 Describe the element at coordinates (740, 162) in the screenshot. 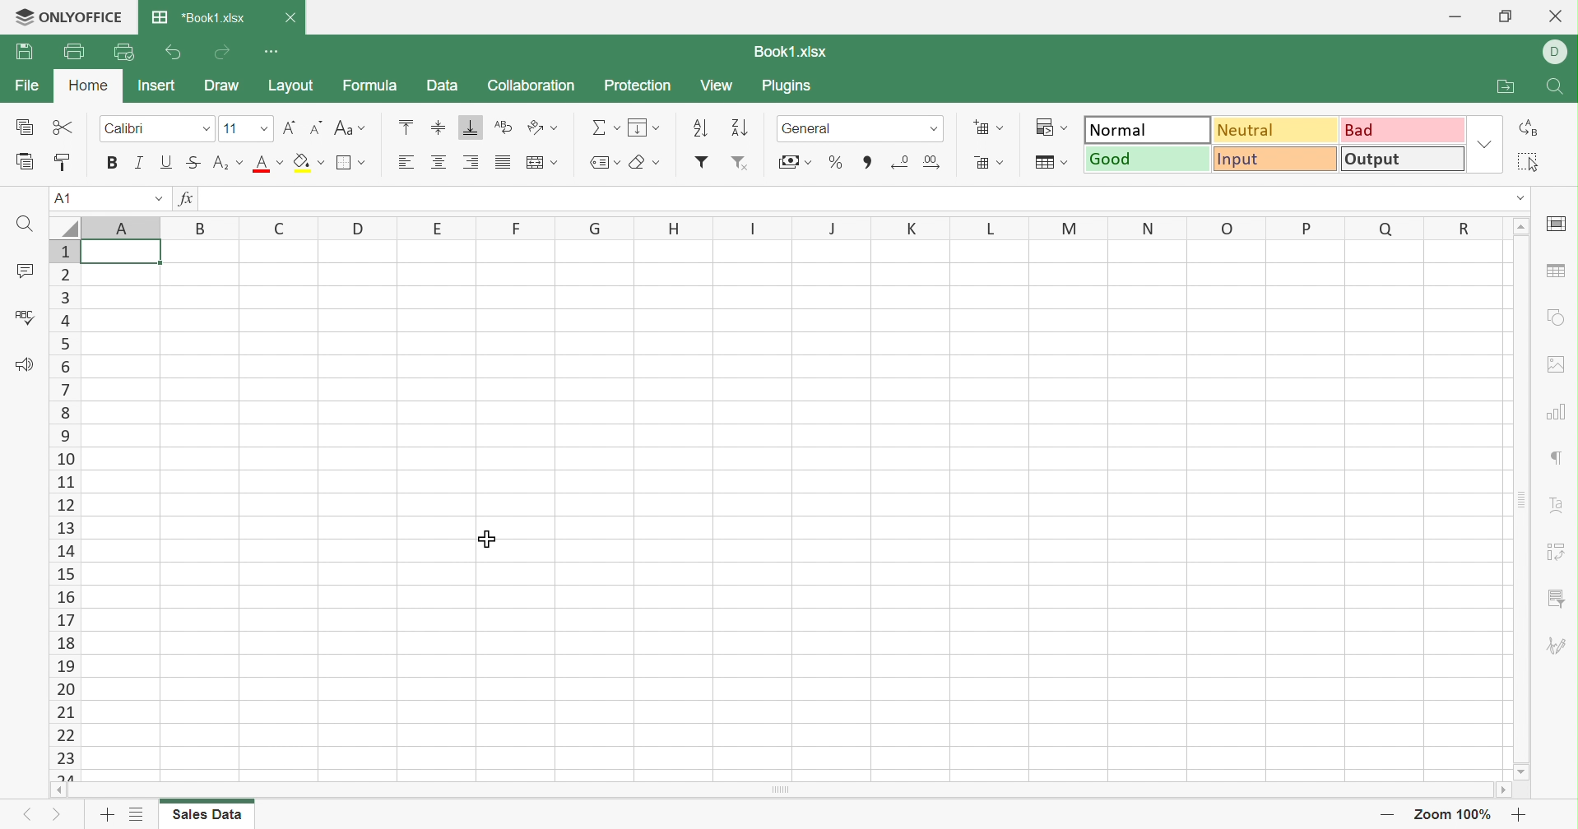

I see `Remove filter` at that location.